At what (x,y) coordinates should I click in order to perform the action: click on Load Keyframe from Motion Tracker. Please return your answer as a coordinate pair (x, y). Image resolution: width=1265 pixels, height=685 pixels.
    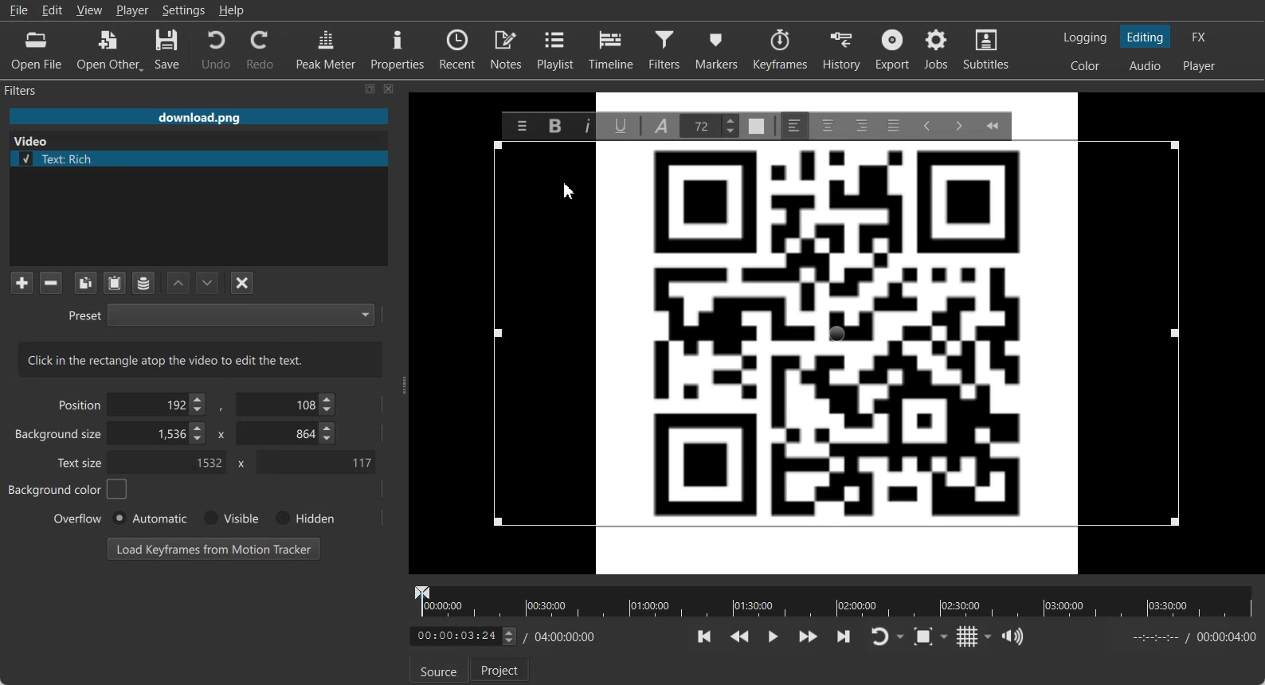
    Looking at the image, I should click on (213, 548).